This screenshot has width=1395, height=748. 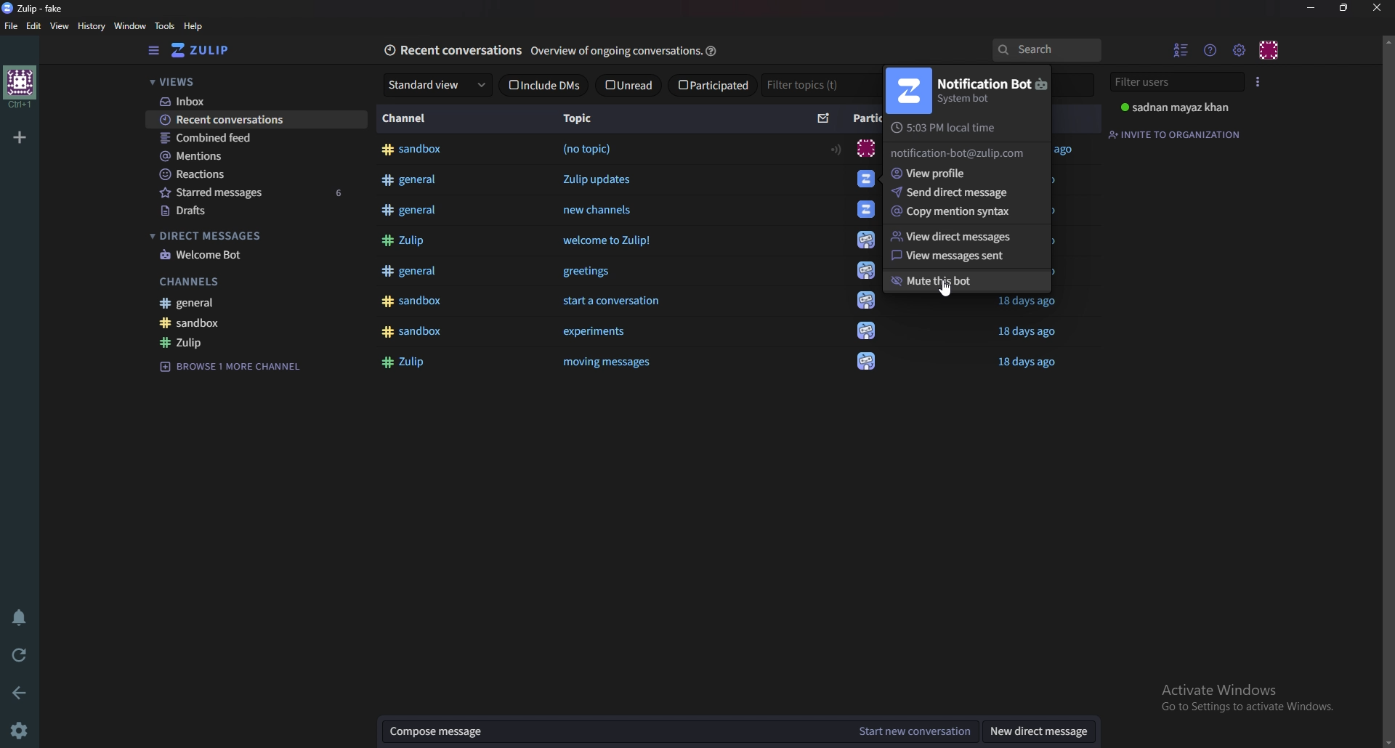 I want to click on Range, so click(x=836, y=150).